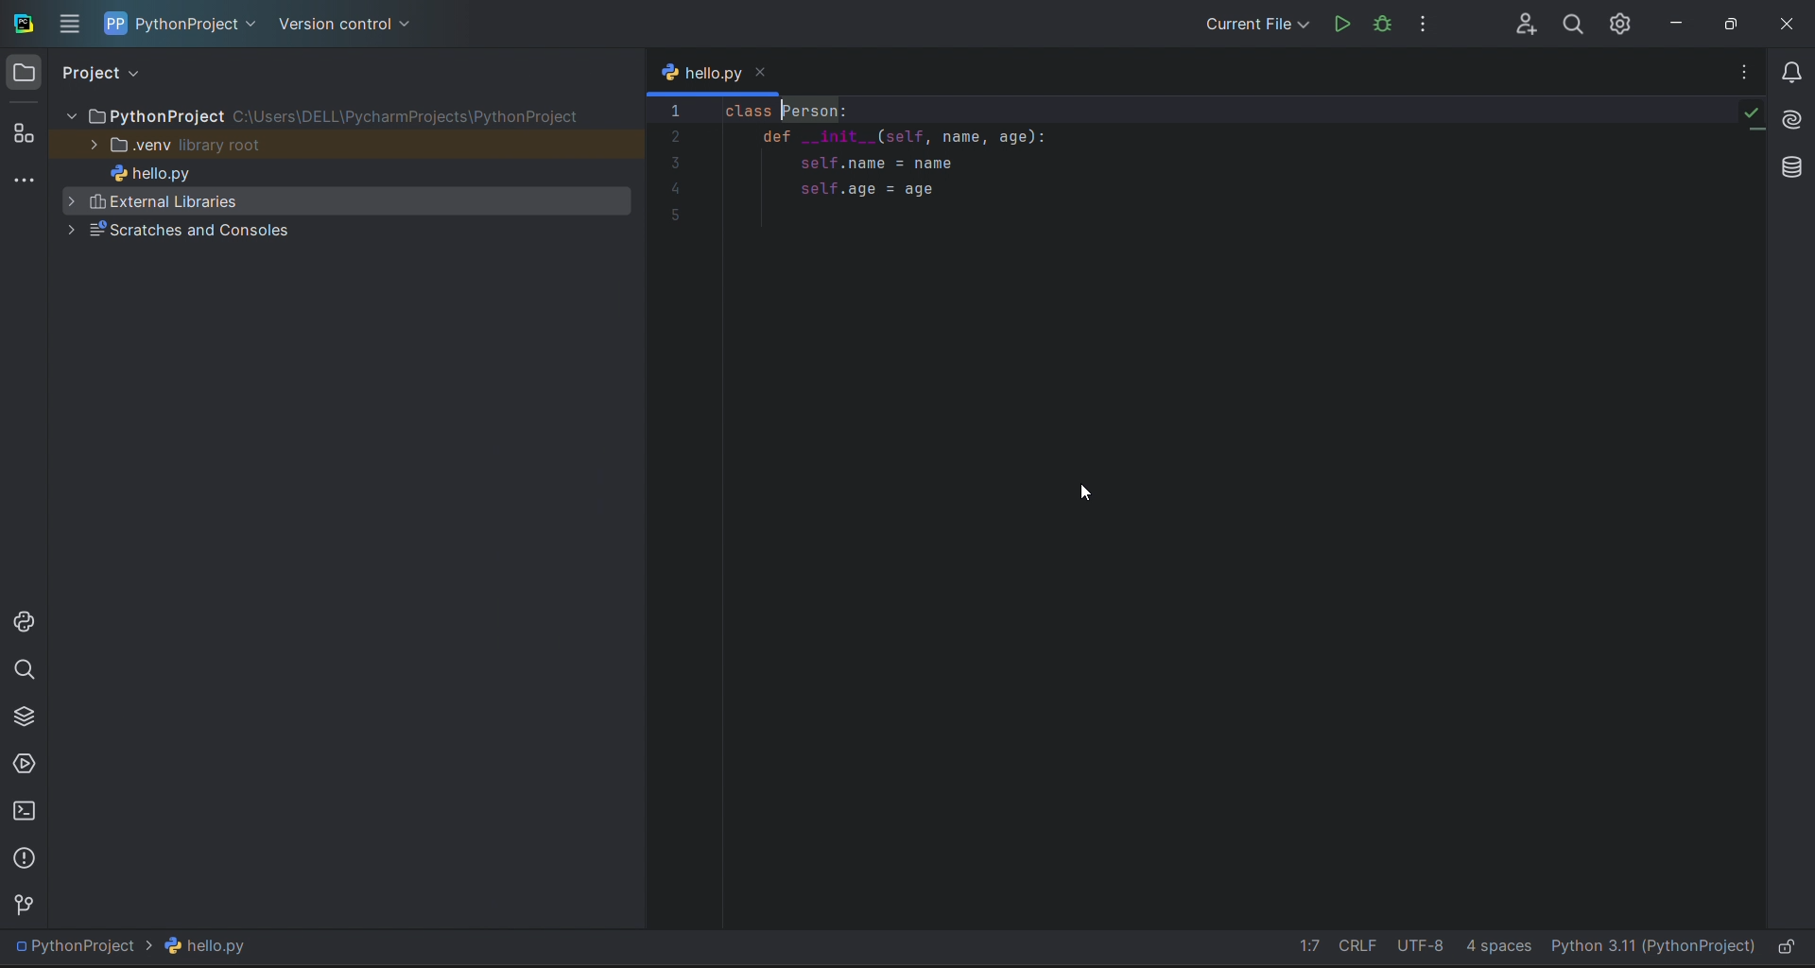 This screenshot has width=1815, height=968. What do you see at coordinates (67, 24) in the screenshot?
I see `menu` at bounding box center [67, 24].